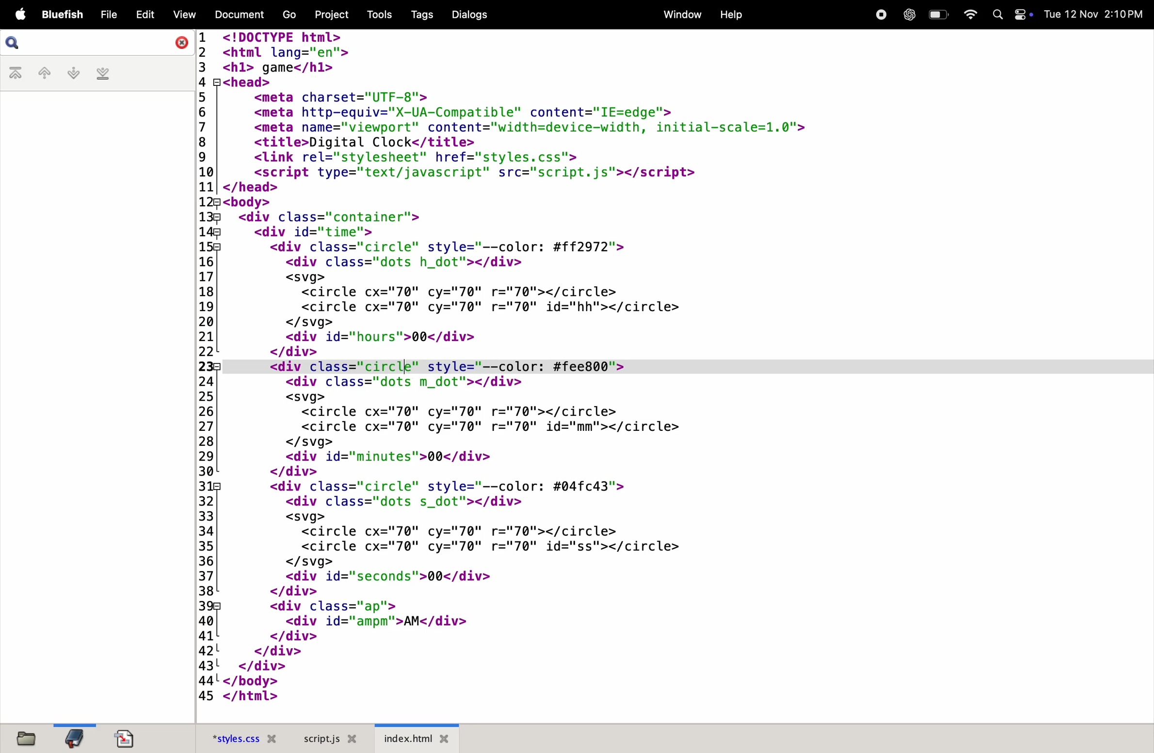 This screenshot has width=1154, height=753. Describe the element at coordinates (678, 15) in the screenshot. I see `window` at that location.